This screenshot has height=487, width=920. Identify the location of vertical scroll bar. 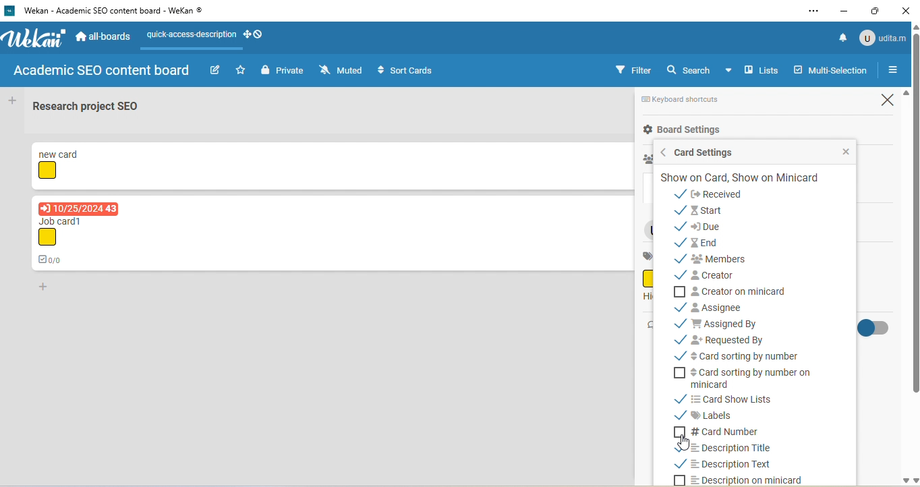
(914, 217).